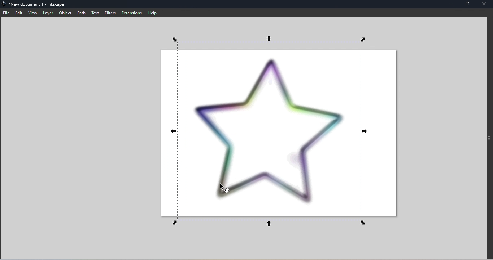 Image resolution: width=493 pixels, height=260 pixels. What do you see at coordinates (48, 13) in the screenshot?
I see `Layer` at bounding box center [48, 13].